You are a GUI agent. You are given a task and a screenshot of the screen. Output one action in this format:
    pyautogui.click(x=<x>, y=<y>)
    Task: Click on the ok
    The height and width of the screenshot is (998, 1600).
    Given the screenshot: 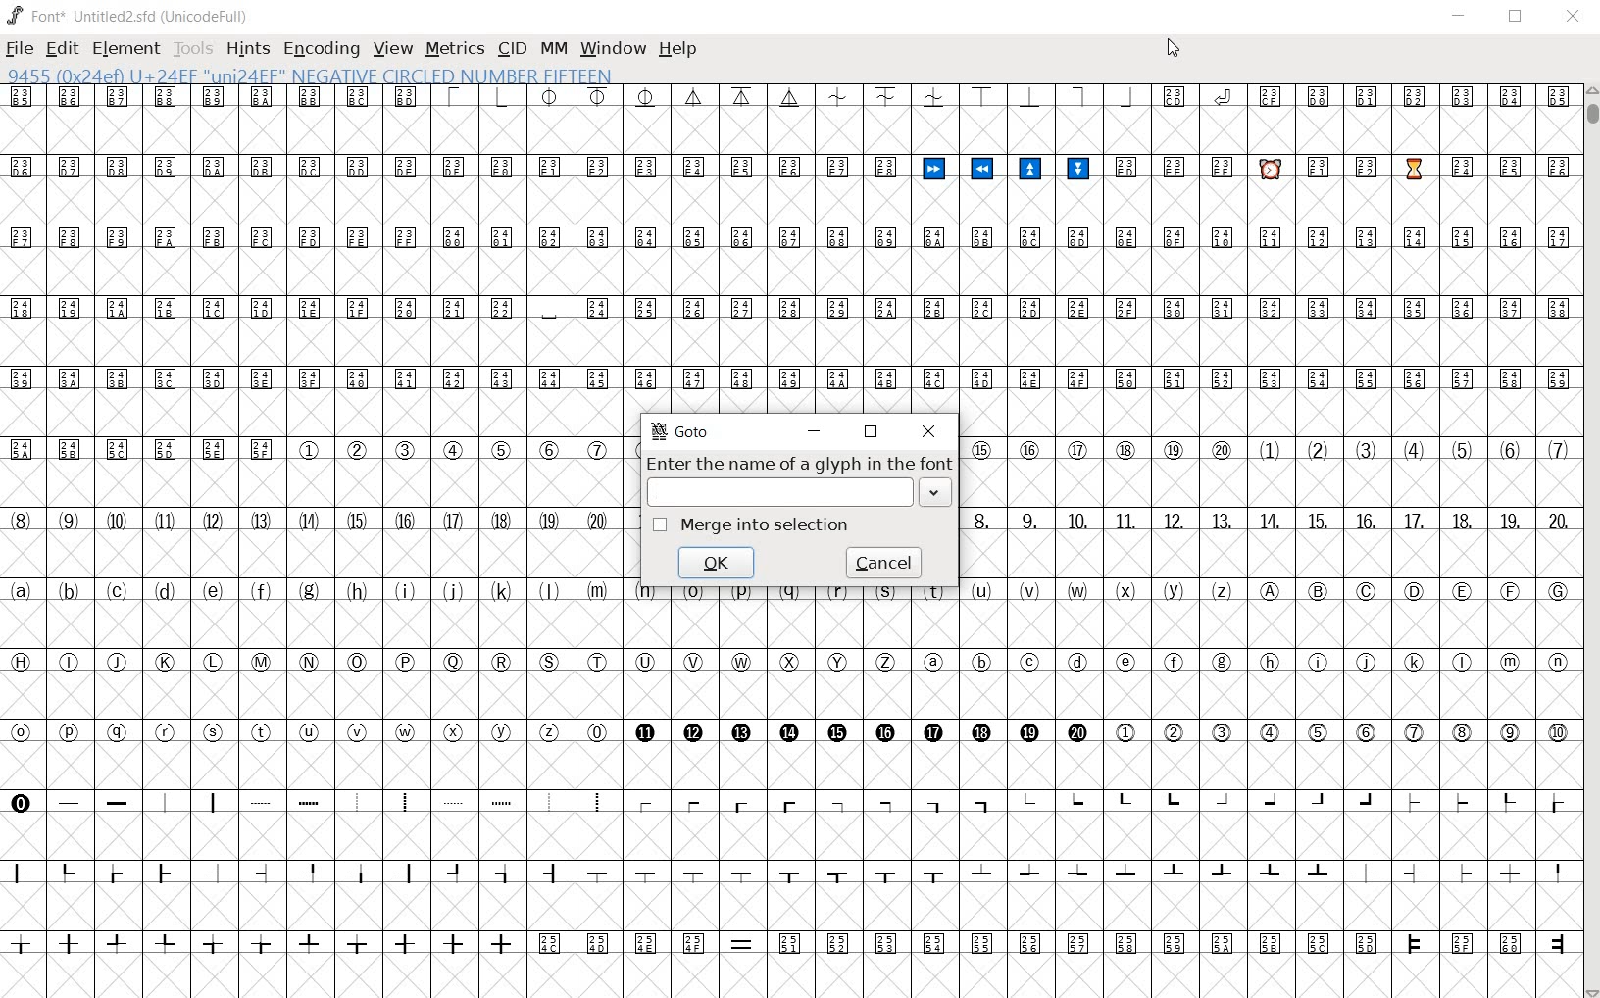 What is the action you would take?
    pyautogui.click(x=717, y=561)
    